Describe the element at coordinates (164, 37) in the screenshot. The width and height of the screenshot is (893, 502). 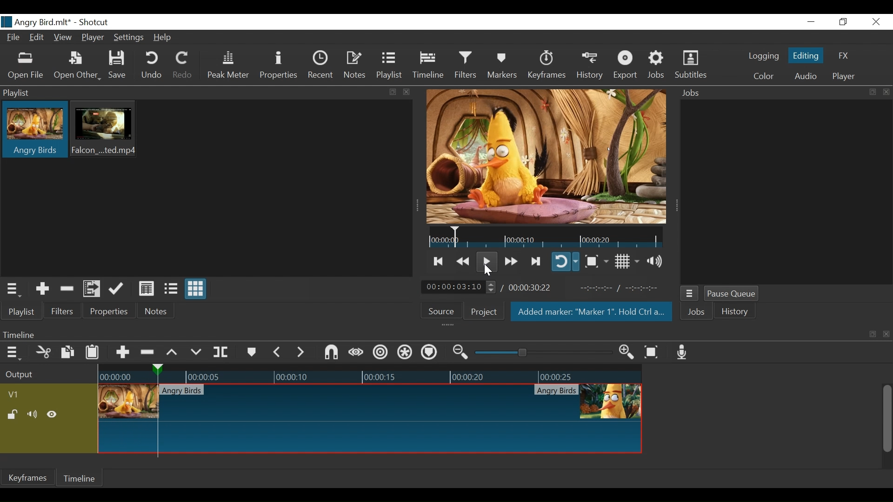
I see `Help` at that location.